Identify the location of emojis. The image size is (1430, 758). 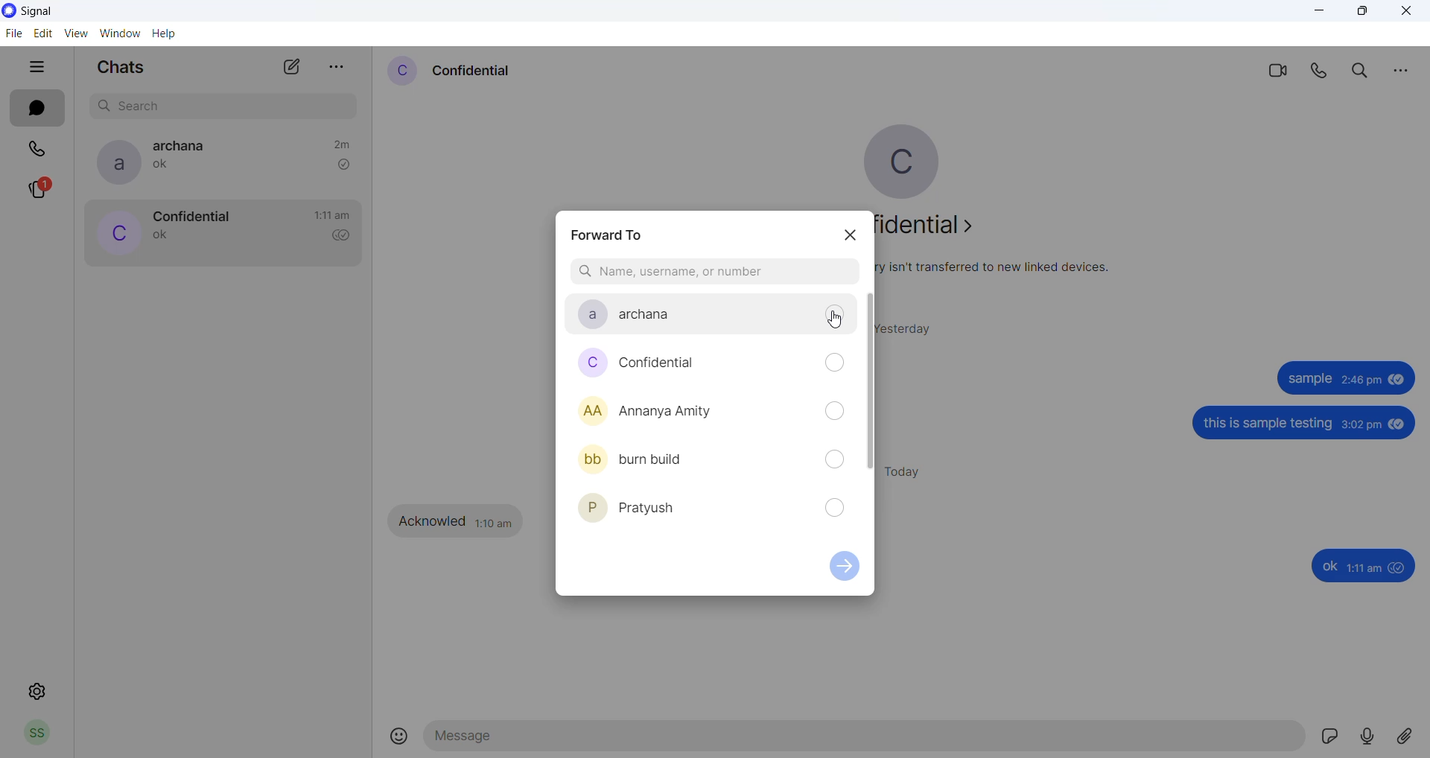
(400, 737).